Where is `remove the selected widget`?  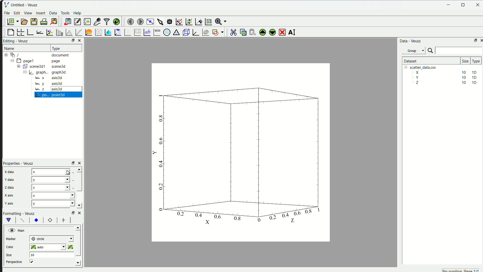
remove the selected widget is located at coordinates (281, 32).